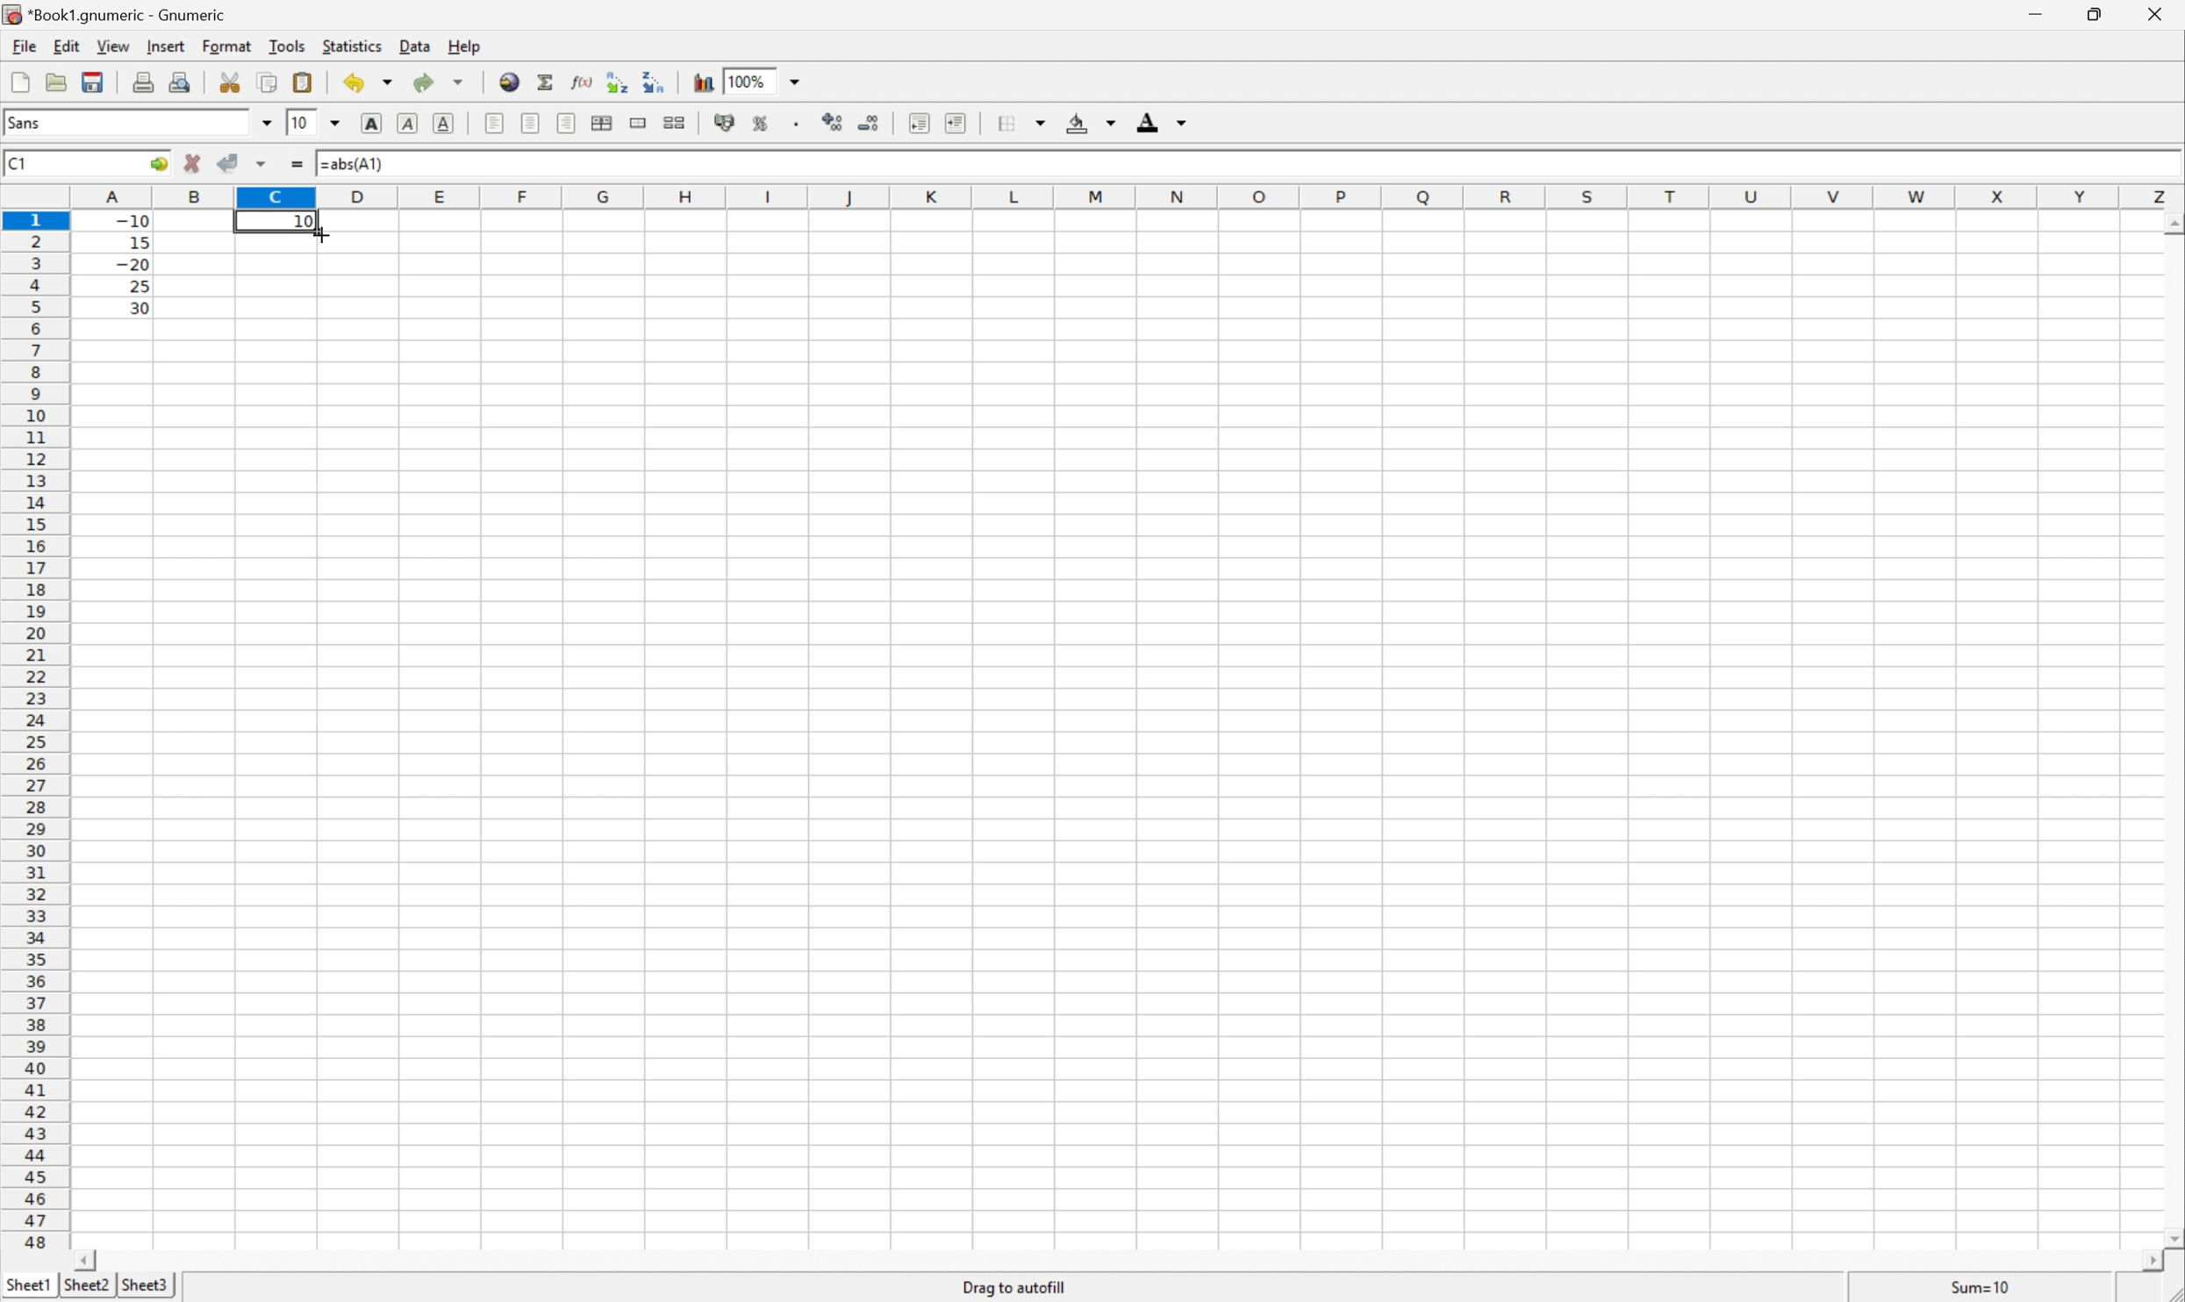 The height and width of the screenshot is (1302, 2185). I want to click on Underline, so click(447, 121).